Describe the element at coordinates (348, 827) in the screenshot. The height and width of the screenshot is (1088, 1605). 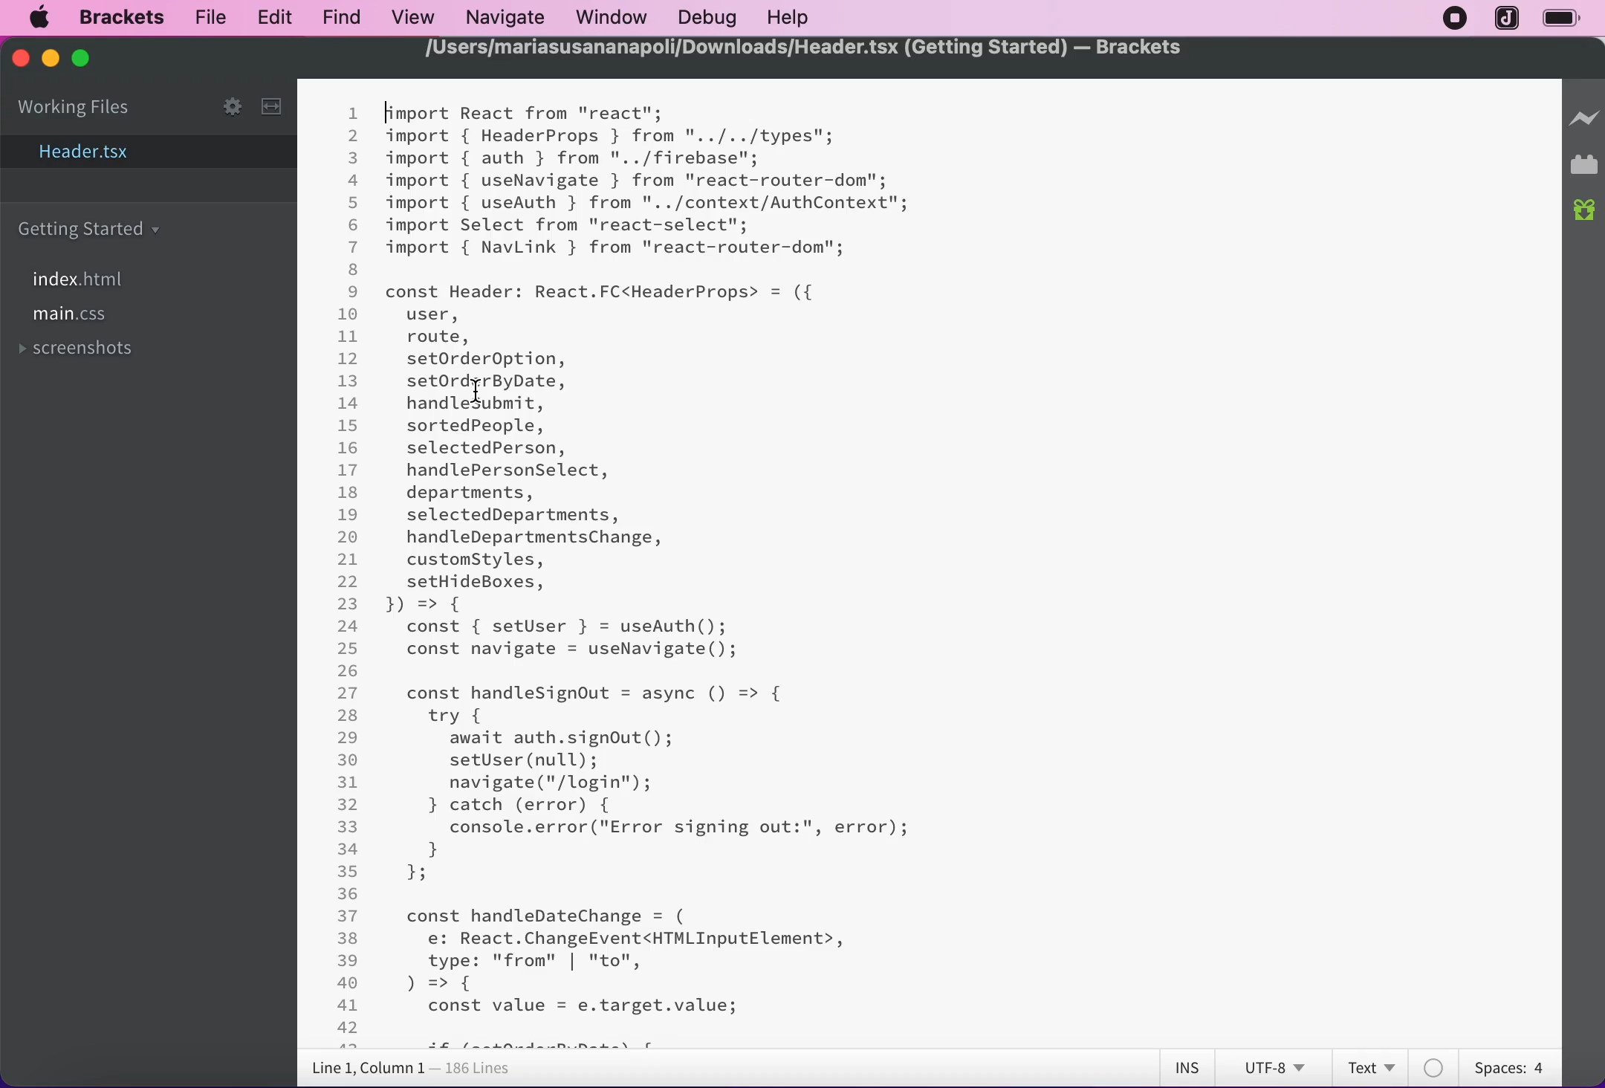
I see `33` at that location.